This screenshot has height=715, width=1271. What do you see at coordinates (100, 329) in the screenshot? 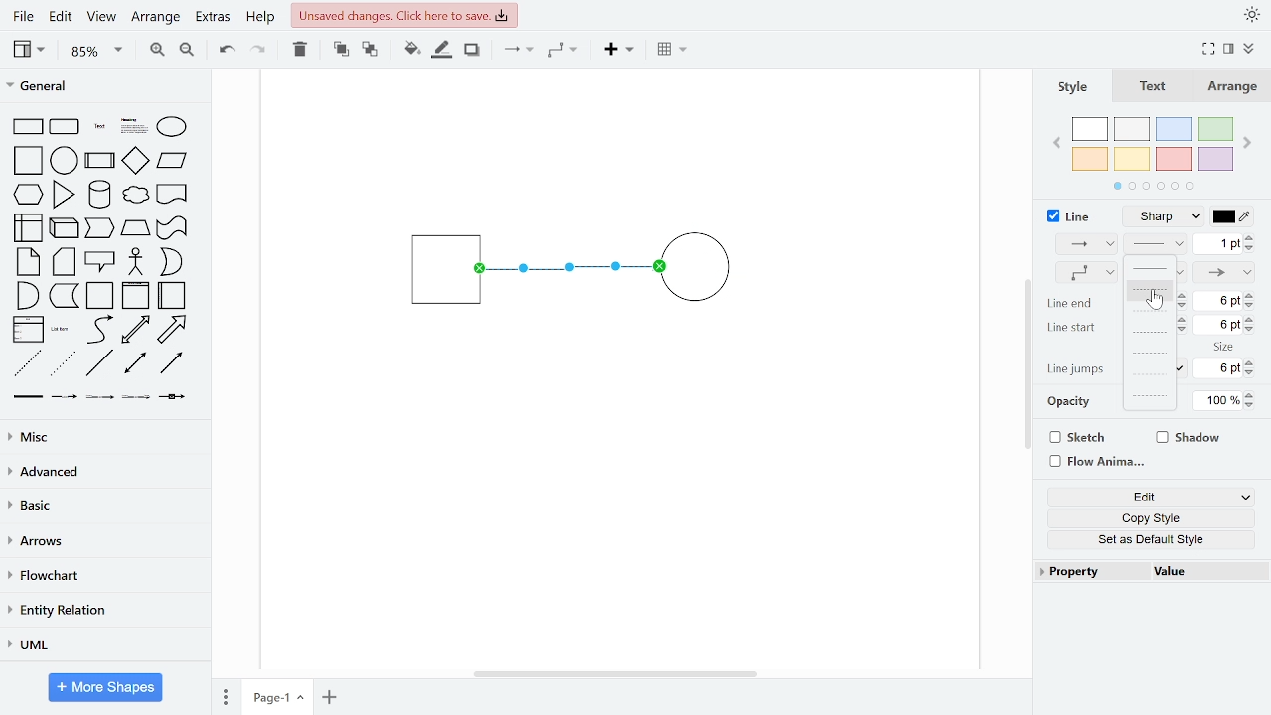
I see `curve` at bounding box center [100, 329].